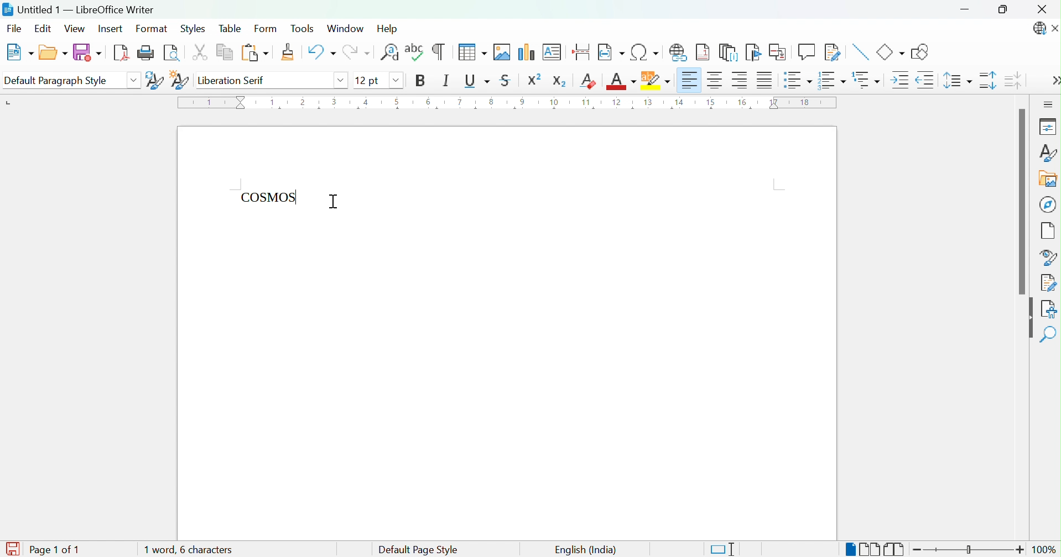 Image resolution: width=1061 pixels, height=557 pixels. Describe the element at coordinates (527, 51) in the screenshot. I see `Insert Chart` at that location.